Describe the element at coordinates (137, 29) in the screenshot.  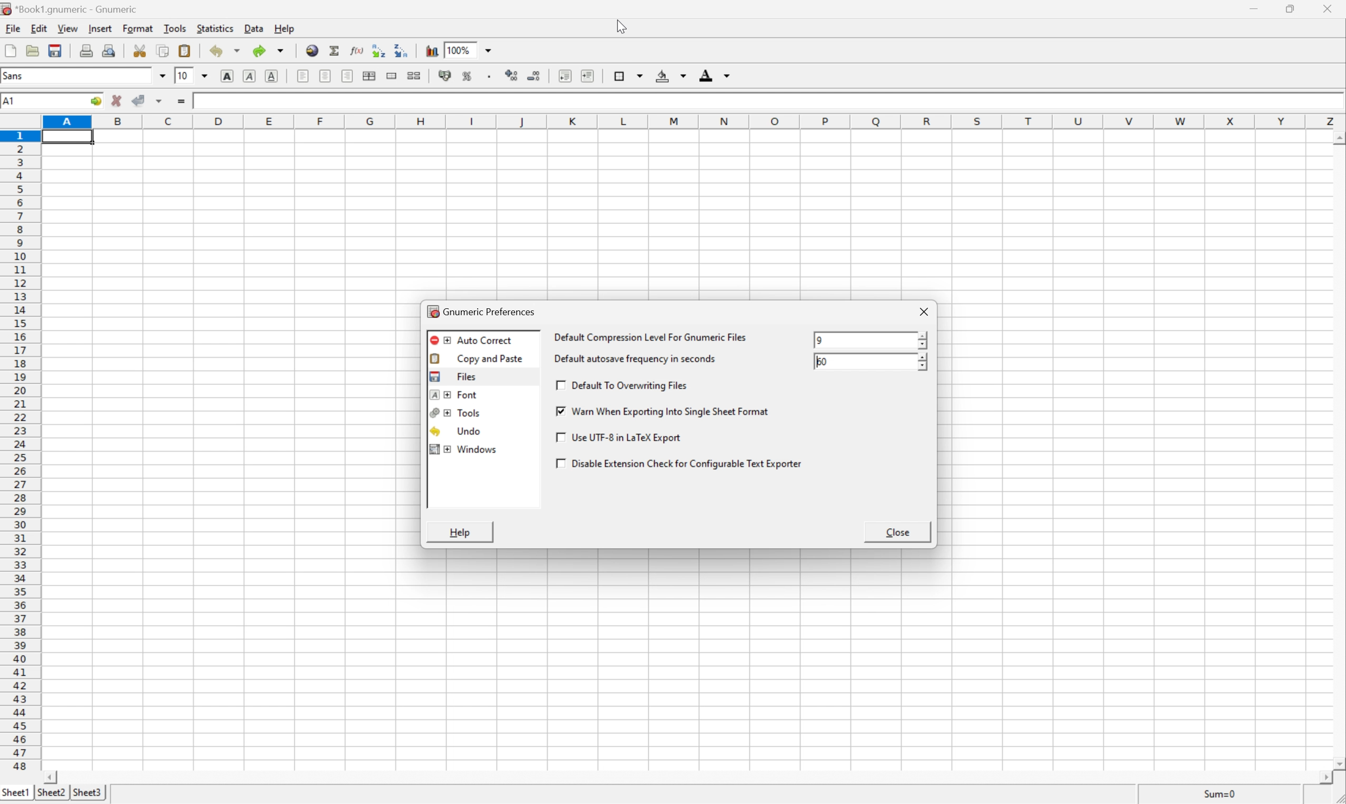
I see `format` at that location.